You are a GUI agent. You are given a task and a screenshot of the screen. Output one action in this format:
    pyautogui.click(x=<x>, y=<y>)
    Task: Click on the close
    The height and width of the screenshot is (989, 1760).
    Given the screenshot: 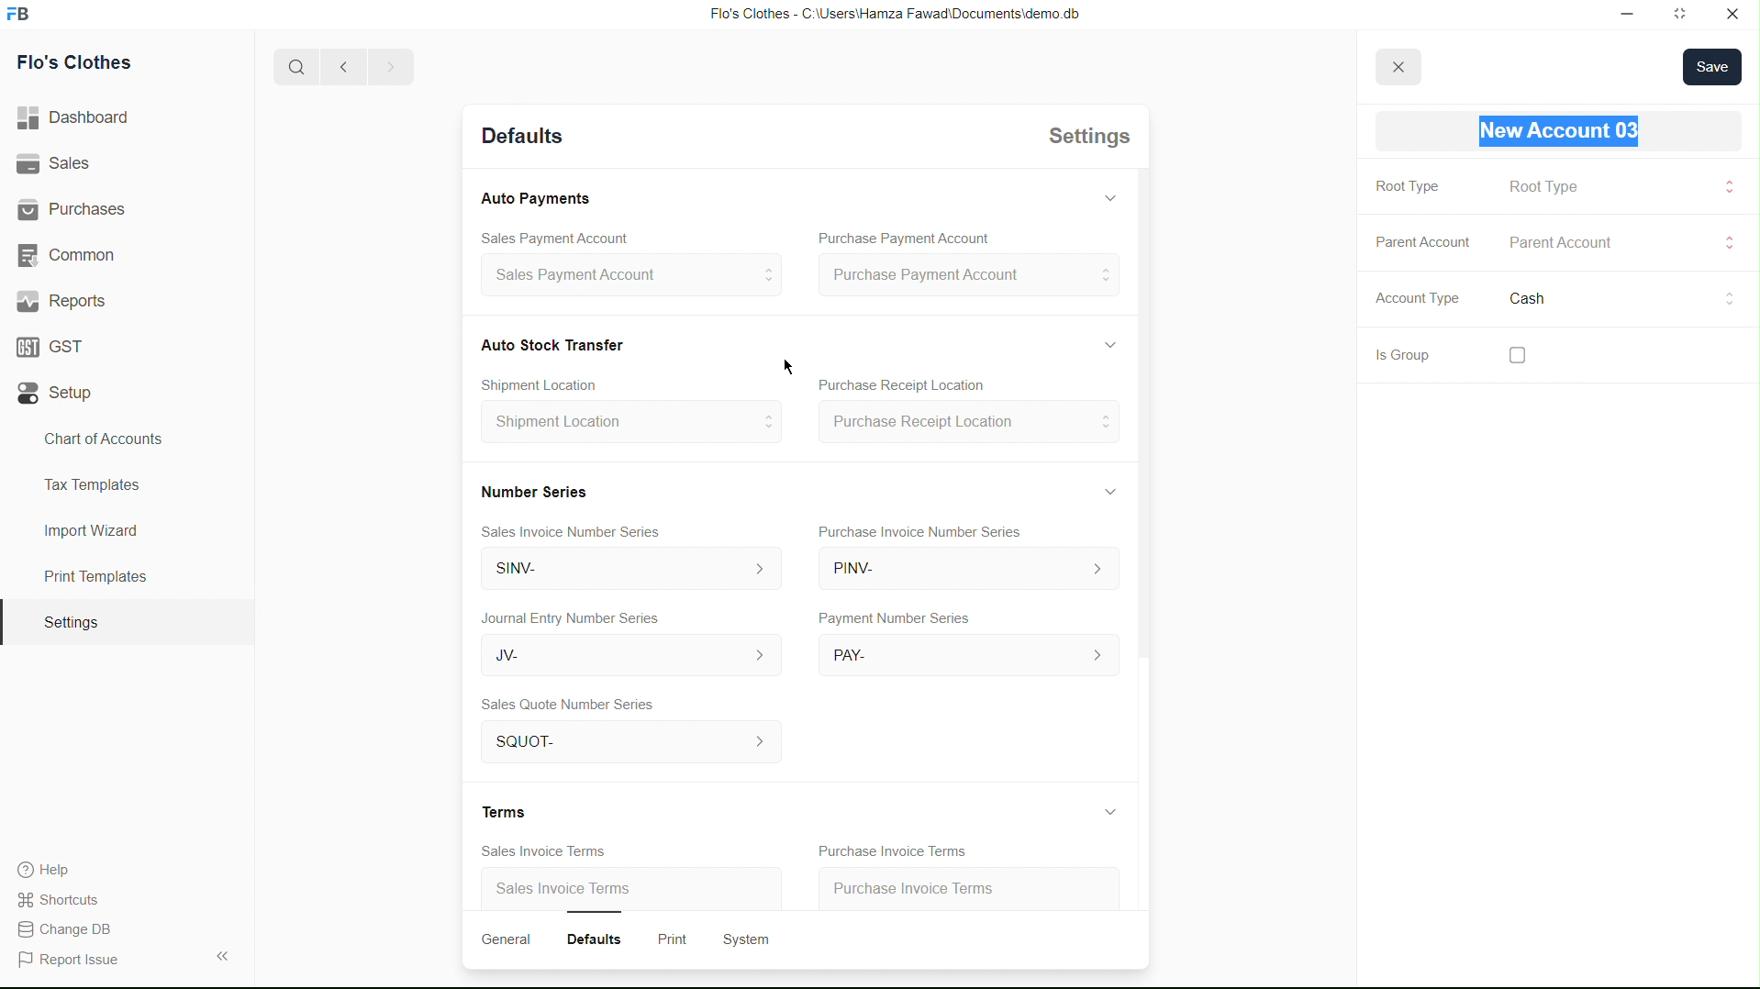 What is the action you would take?
    pyautogui.click(x=1399, y=64)
    